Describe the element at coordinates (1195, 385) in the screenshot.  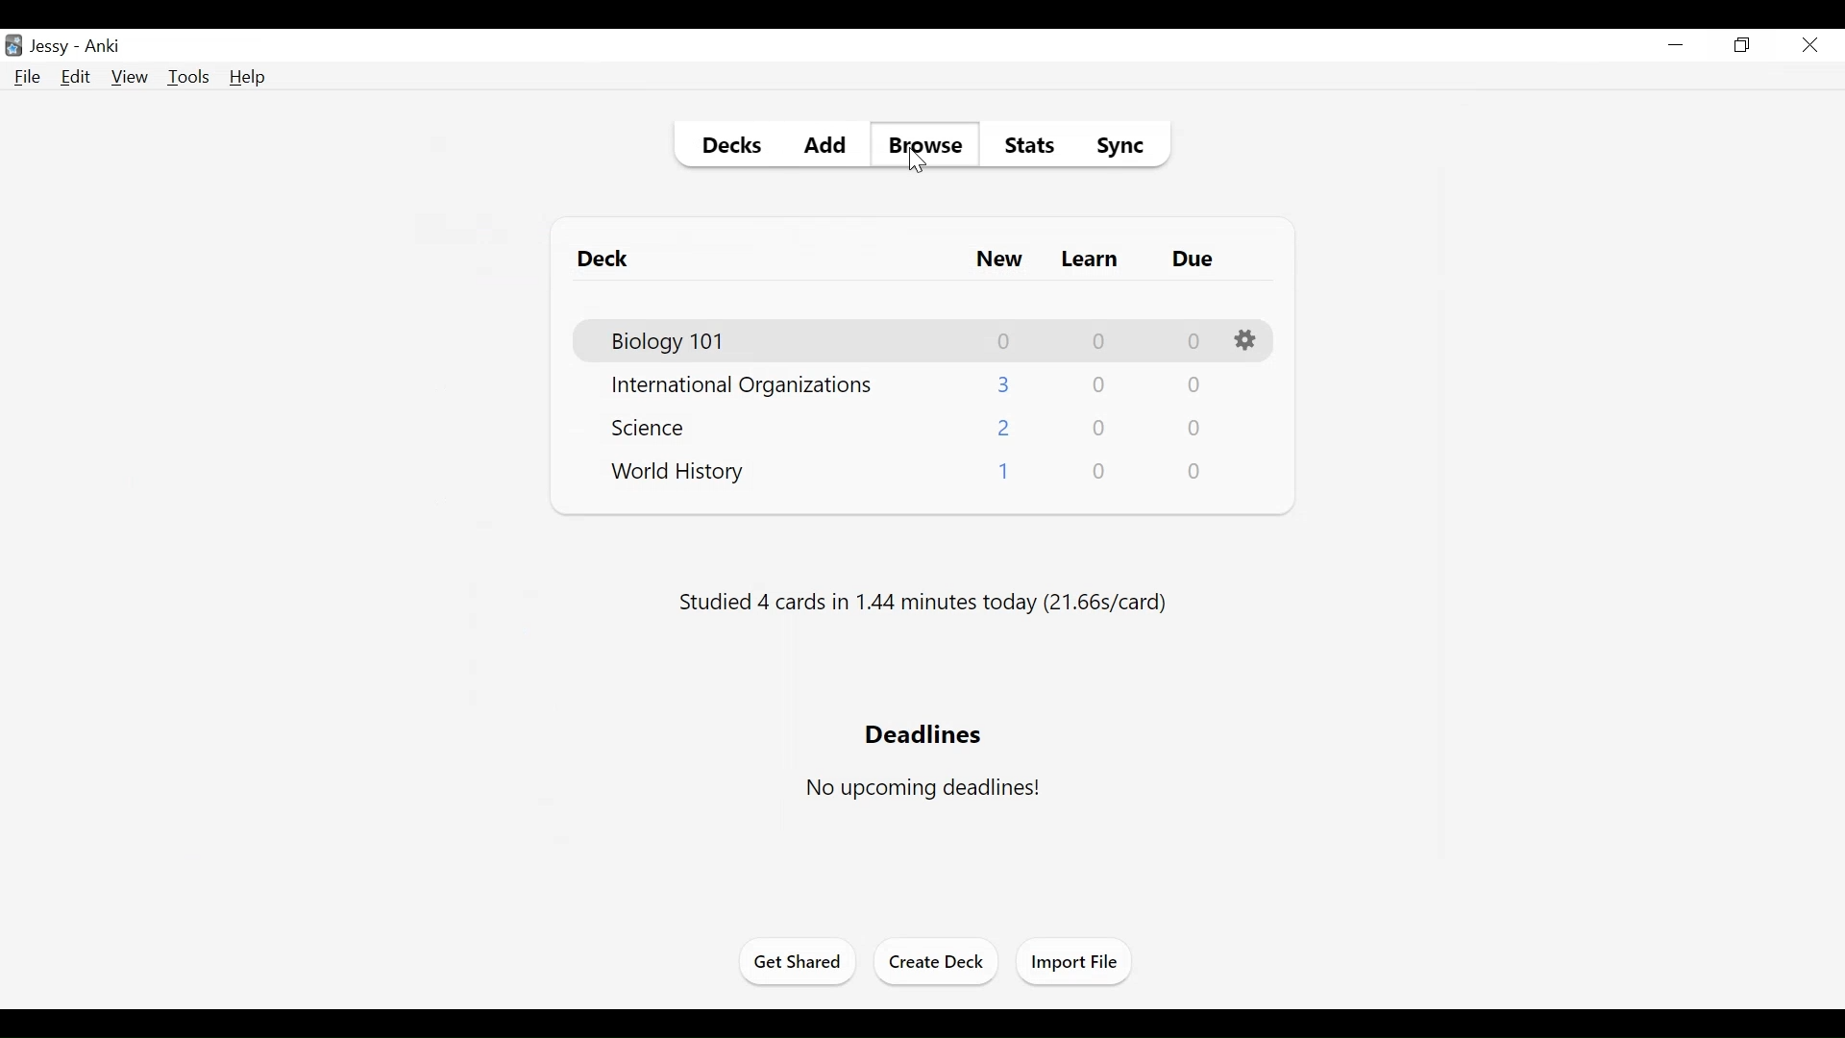
I see `Due Card Count` at that location.